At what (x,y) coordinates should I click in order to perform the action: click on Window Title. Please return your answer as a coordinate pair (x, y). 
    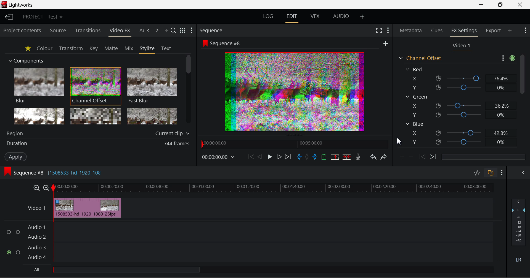
    Looking at the image, I should click on (21, 5).